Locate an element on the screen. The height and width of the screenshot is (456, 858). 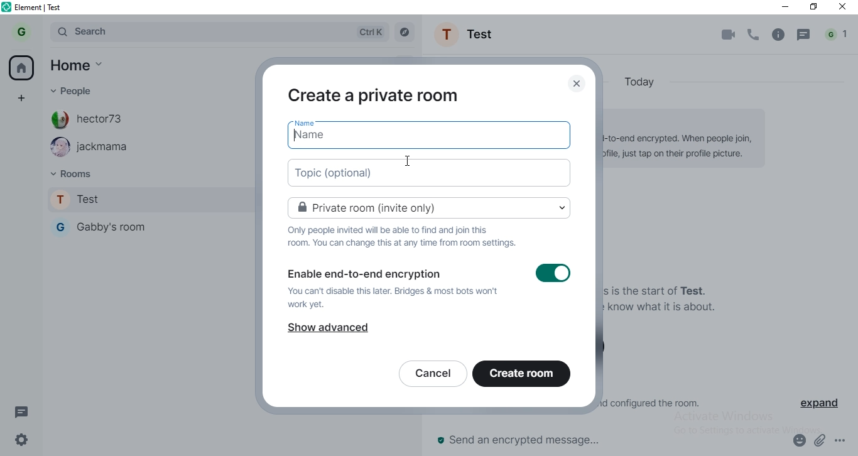
video call is located at coordinates (730, 35).